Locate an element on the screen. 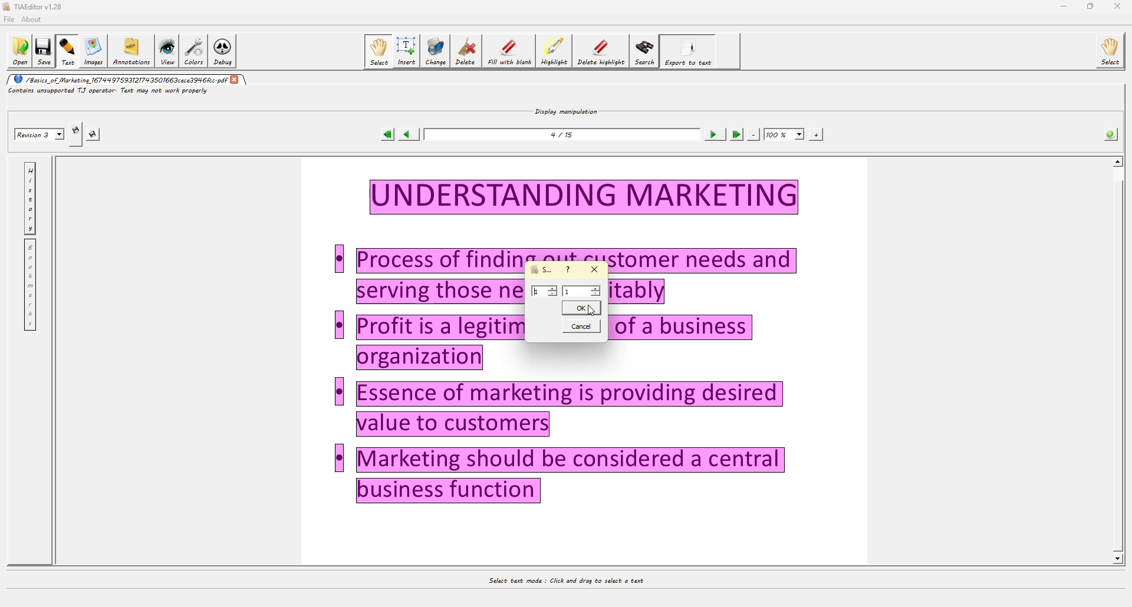 The height and width of the screenshot is (607, 1132). text is located at coordinates (69, 53).